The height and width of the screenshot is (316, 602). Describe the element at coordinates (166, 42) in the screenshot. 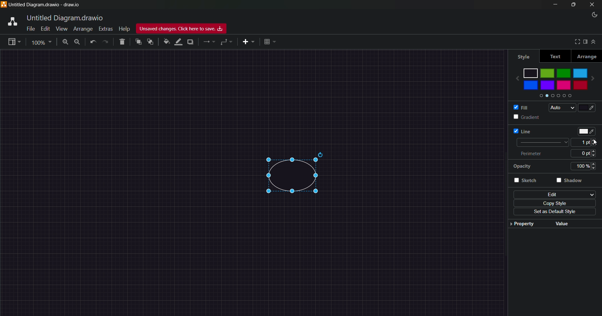

I see `fill color` at that location.